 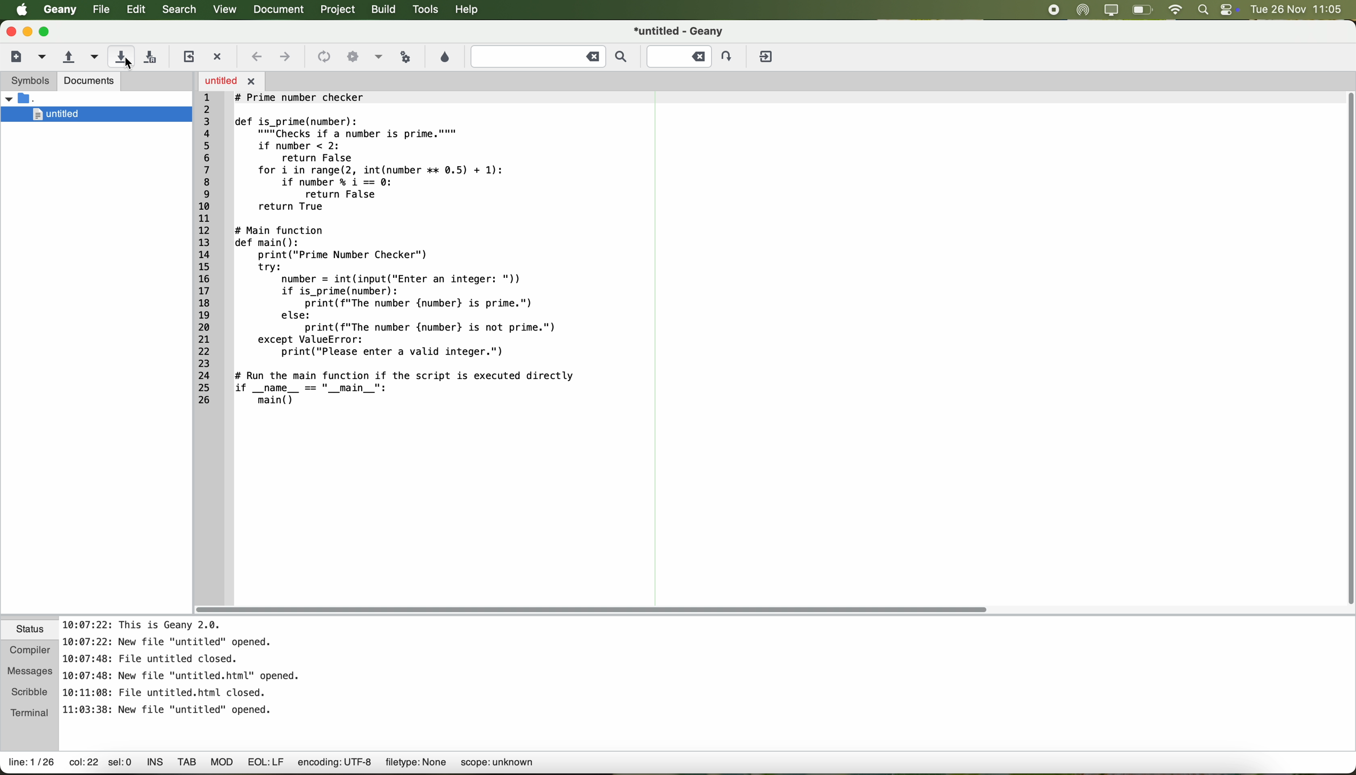 What do you see at coordinates (47, 31) in the screenshot?
I see `maximize Geany` at bounding box center [47, 31].